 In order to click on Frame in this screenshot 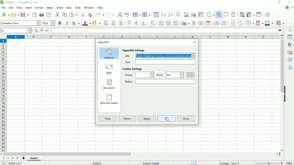, I will do `click(128, 75)`.